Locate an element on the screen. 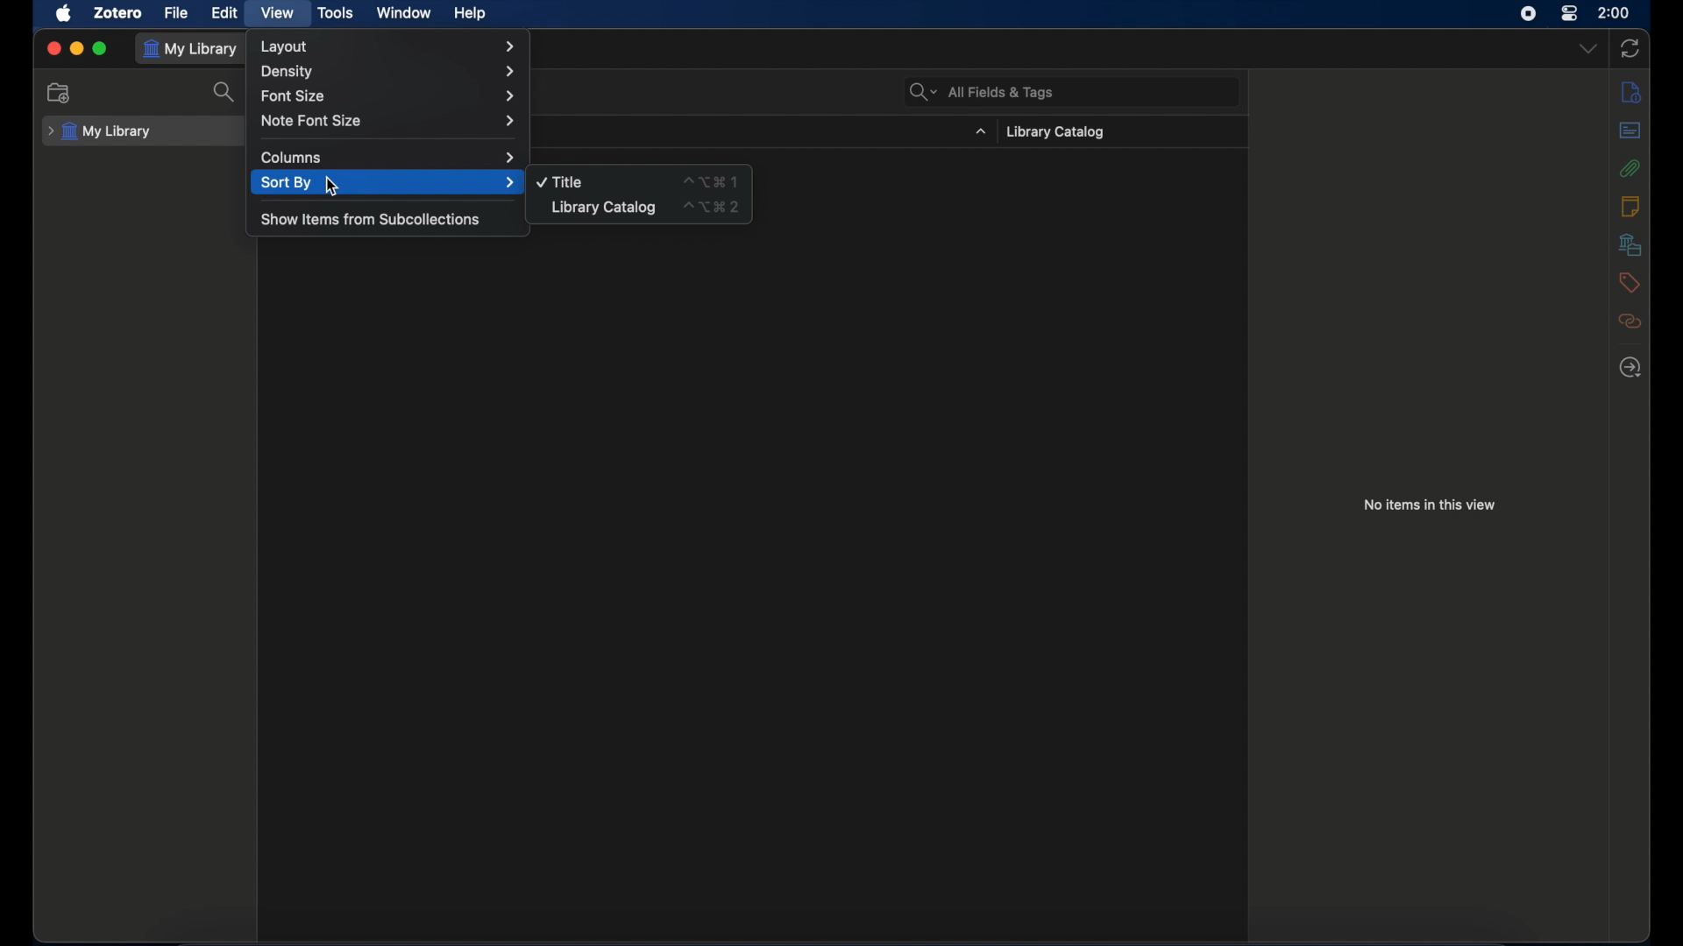 This screenshot has height=946, width=1683. shortcut is located at coordinates (712, 207).